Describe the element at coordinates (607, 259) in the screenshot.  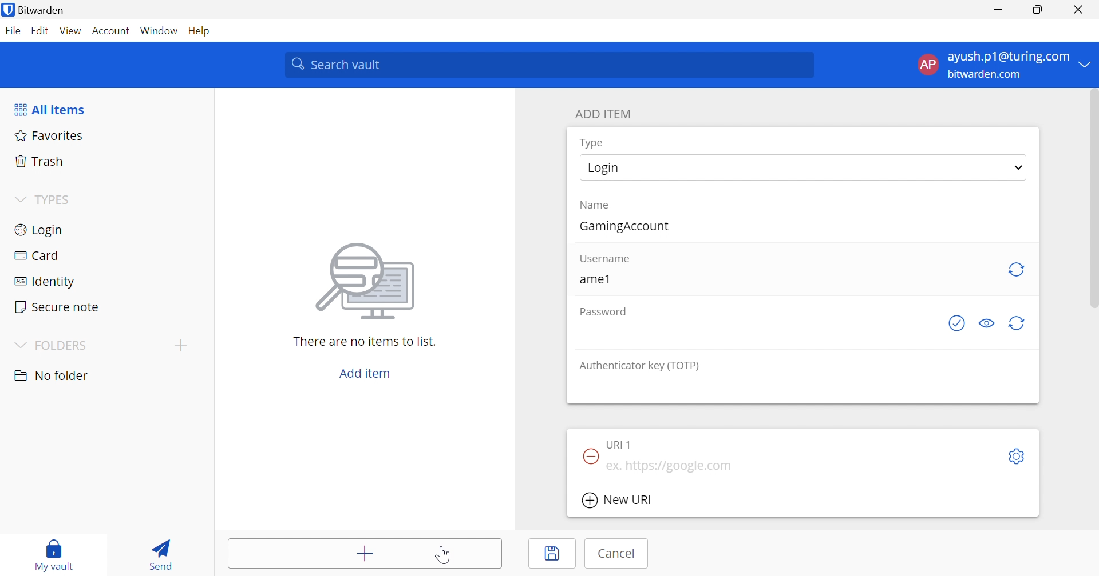
I see `Username` at that location.